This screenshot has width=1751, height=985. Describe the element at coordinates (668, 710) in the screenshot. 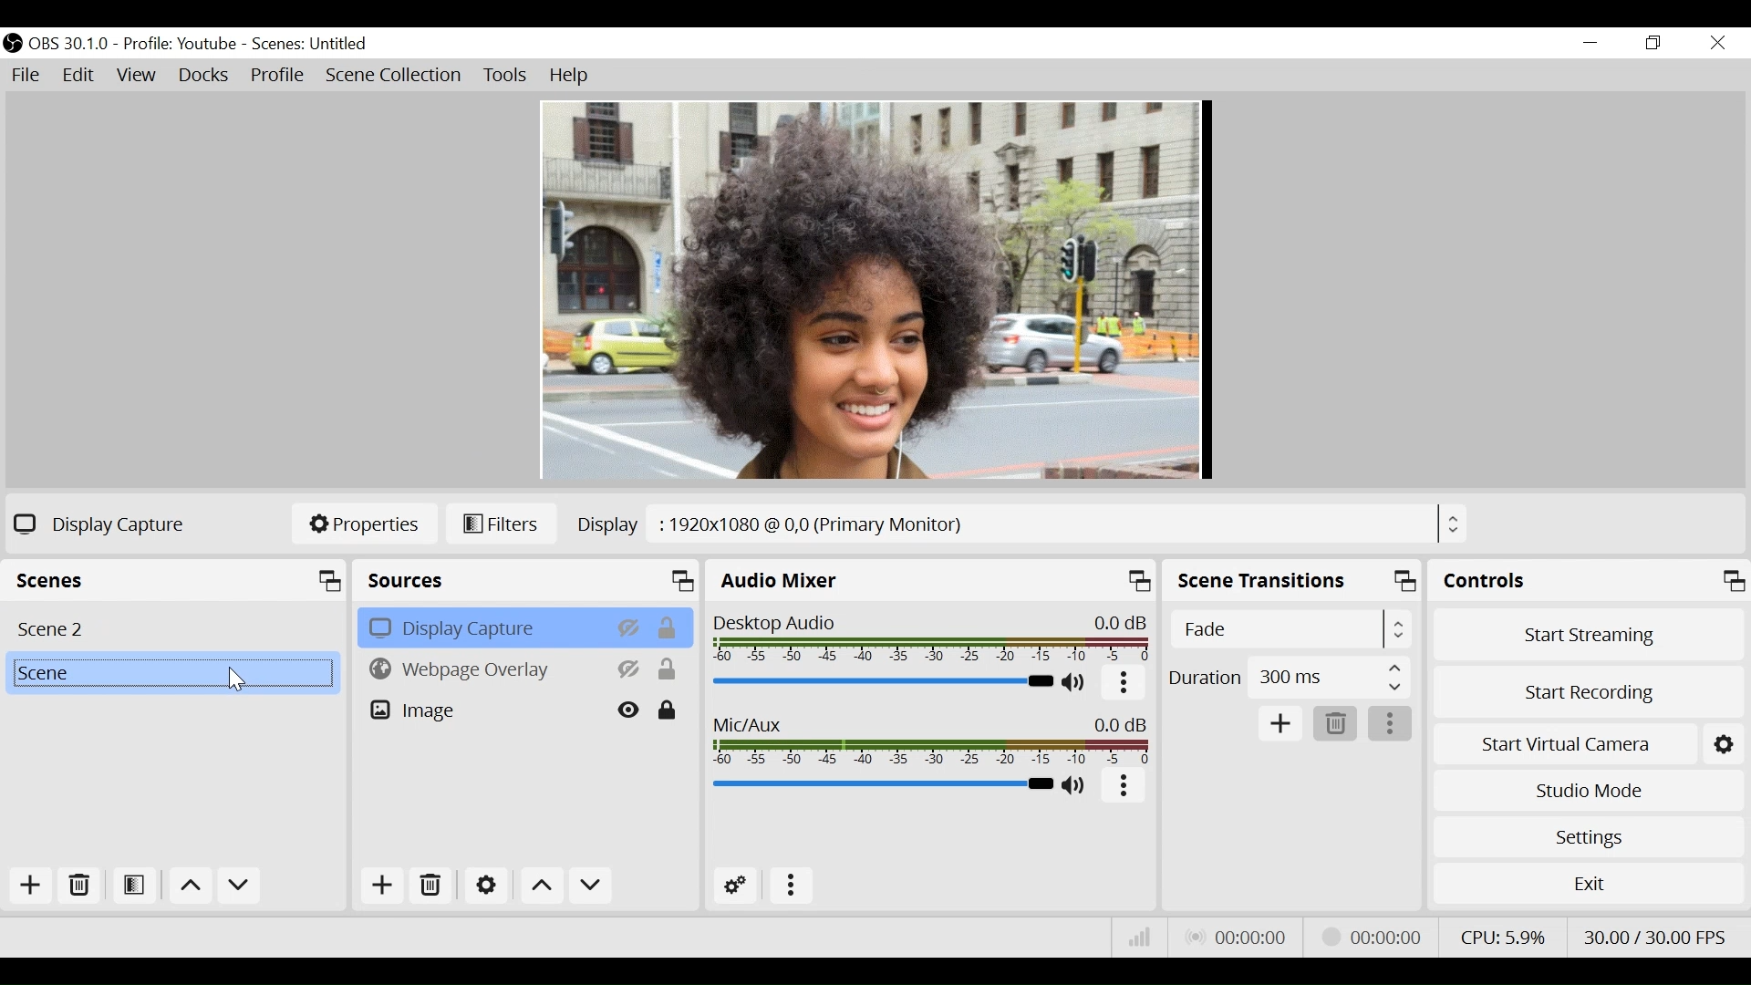

I see `(un)lock` at that location.